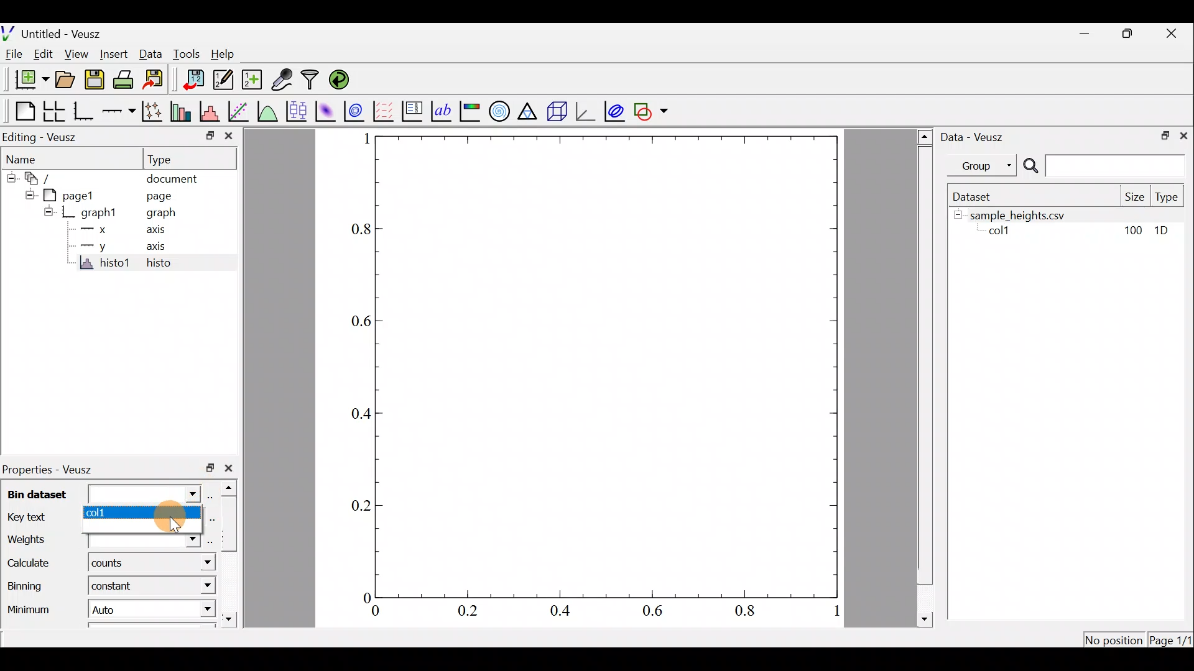  What do you see at coordinates (358, 233) in the screenshot?
I see `0.8` at bounding box center [358, 233].